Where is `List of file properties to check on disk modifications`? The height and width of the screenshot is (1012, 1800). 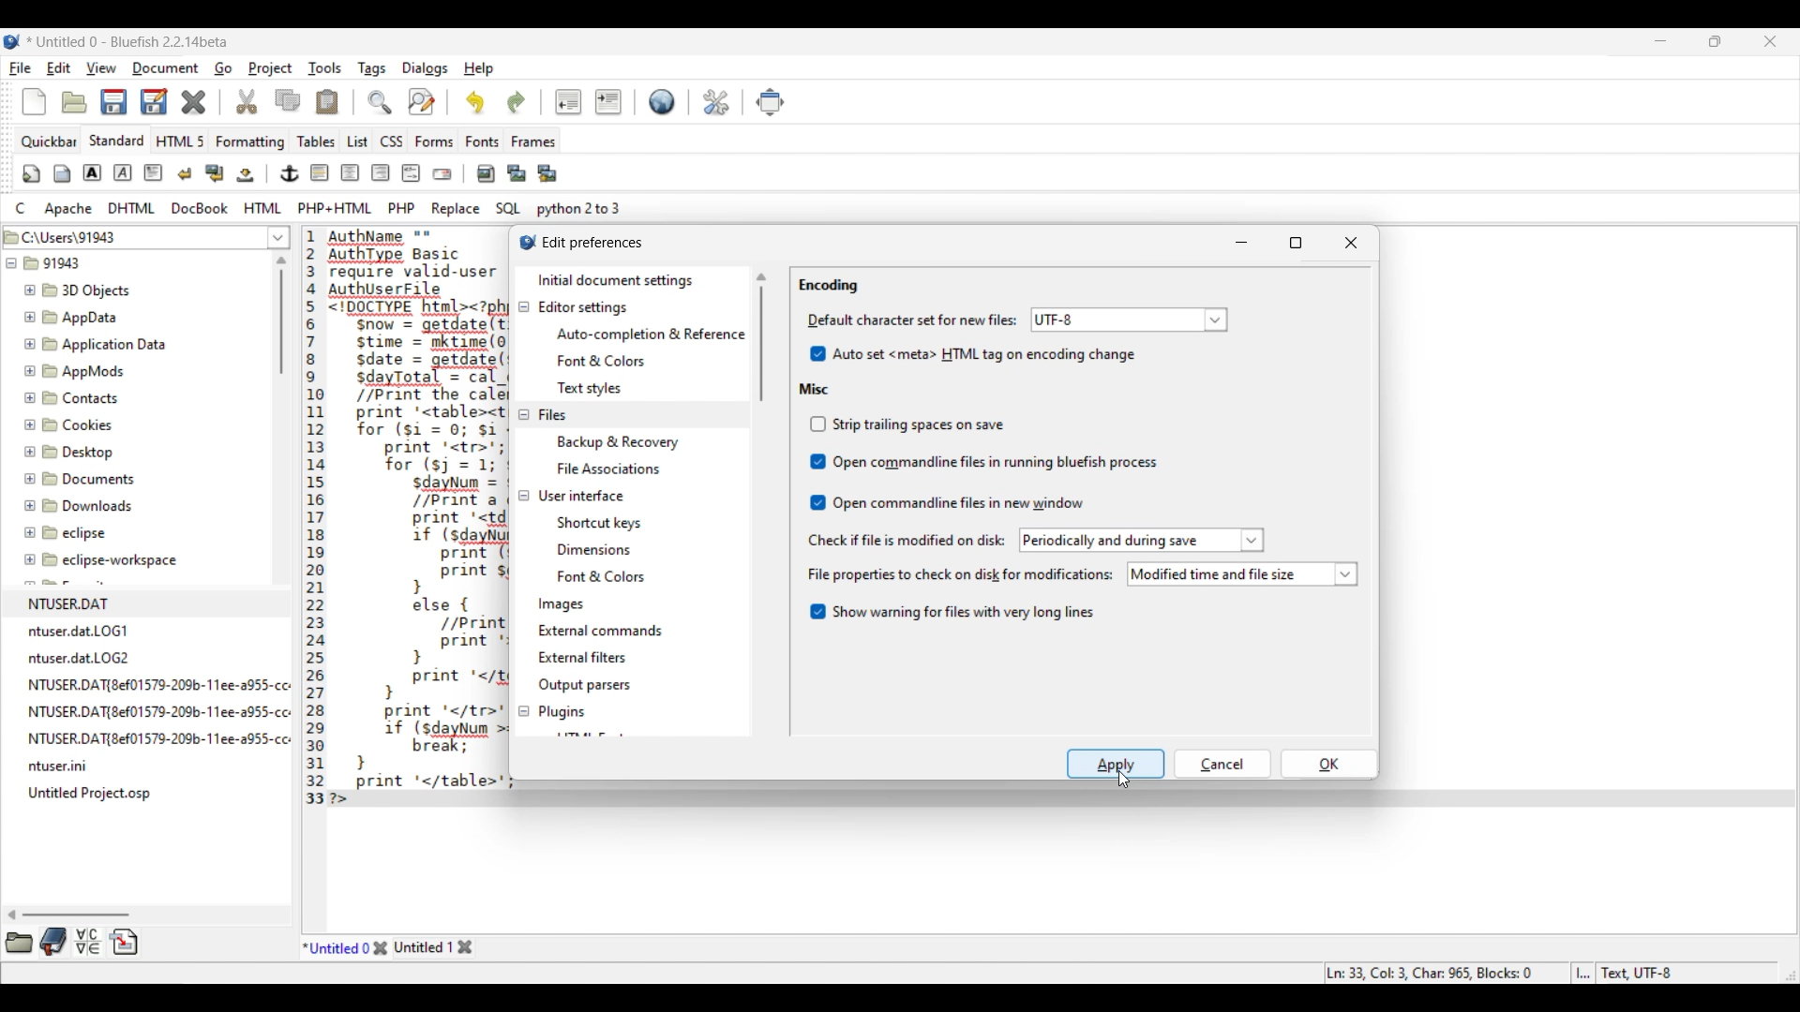
List of file properties to check on disk modifications is located at coordinates (1241, 574).